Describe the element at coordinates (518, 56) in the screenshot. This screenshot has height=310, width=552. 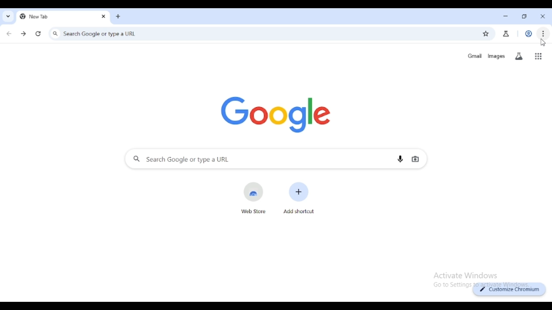
I see `search labs` at that location.